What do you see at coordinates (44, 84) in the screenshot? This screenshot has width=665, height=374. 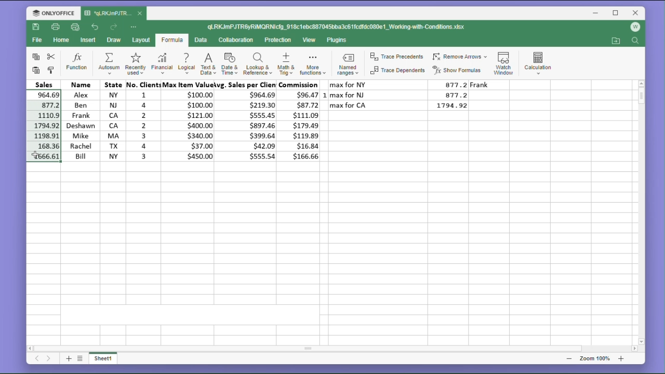 I see `Sales` at bounding box center [44, 84].